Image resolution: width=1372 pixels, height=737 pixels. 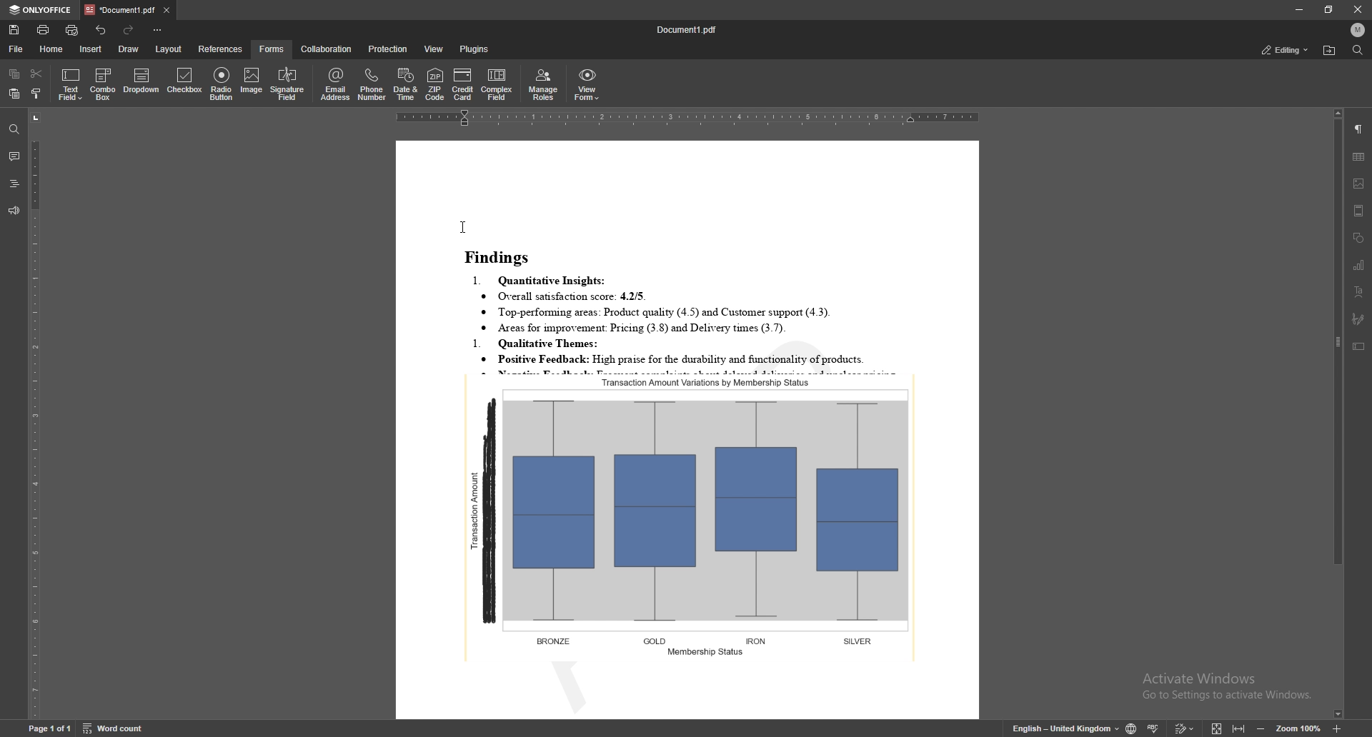 I want to click on chart, so click(x=1359, y=265).